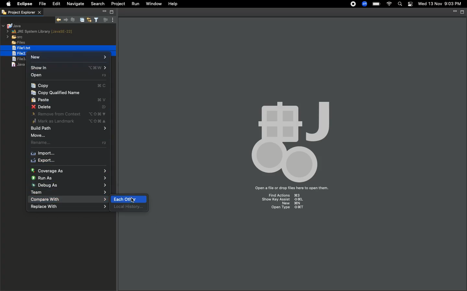  What do you see at coordinates (89, 20) in the screenshot?
I see `Link with editor` at bounding box center [89, 20].